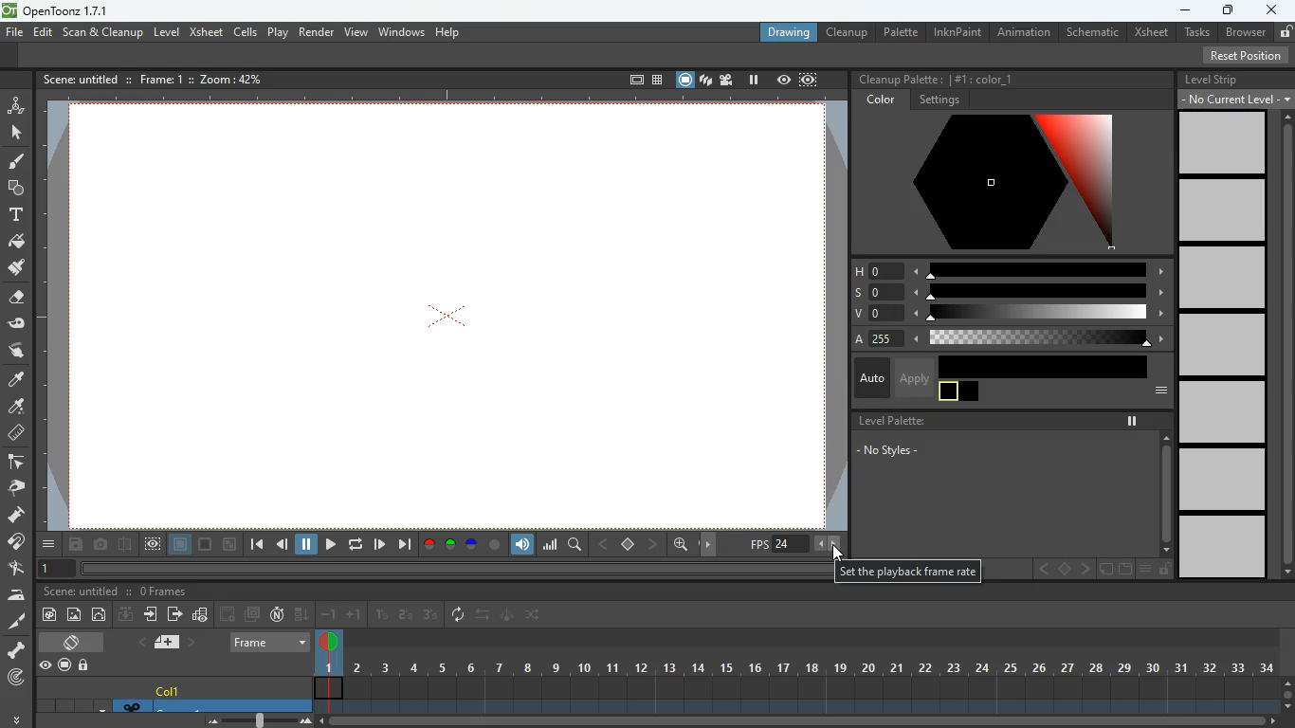 The width and height of the screenshot is (1295, 728). Describe the element at coordinates (178, 544) in the screenshot. I see `frame` at that location.